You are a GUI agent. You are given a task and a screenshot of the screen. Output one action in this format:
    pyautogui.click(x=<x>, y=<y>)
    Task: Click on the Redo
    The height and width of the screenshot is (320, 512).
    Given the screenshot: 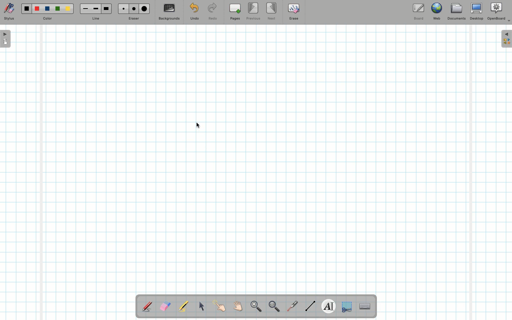 What is the action you would take?
    pyautogui.click(x=213, y=13)
    